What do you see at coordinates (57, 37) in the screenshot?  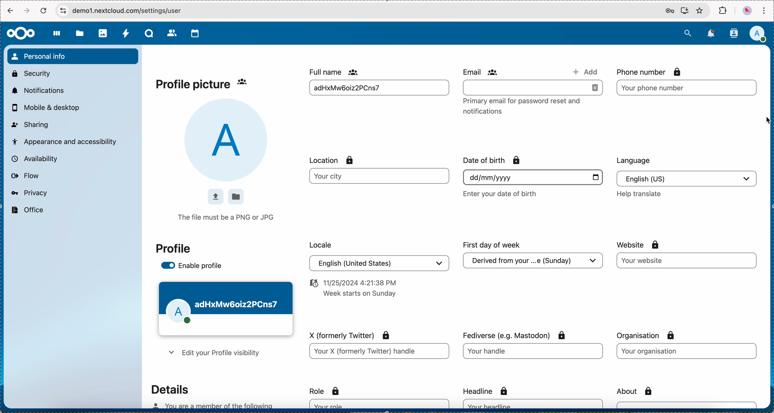 I see `dashboard` at bounding box center [57, 37].